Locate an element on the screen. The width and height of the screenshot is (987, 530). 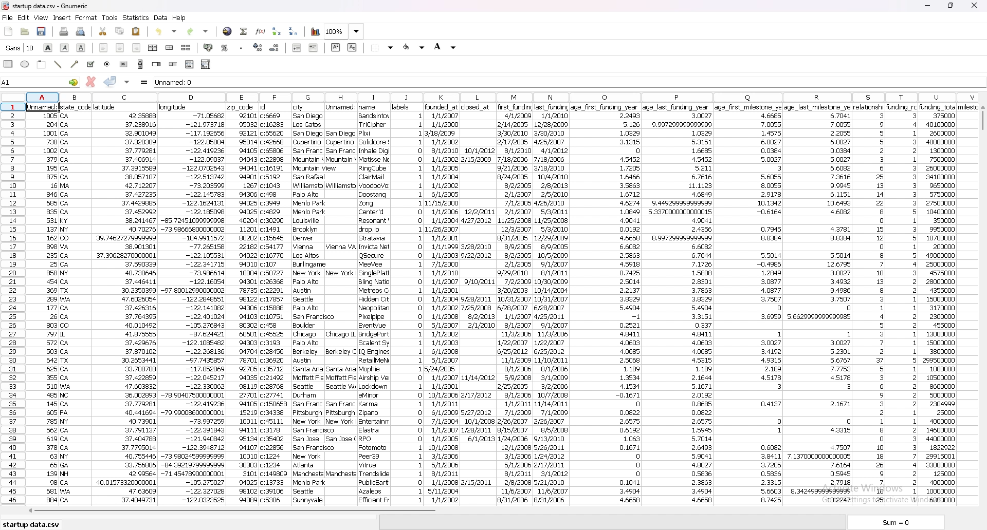
cut is located at coordinates (103, 32).